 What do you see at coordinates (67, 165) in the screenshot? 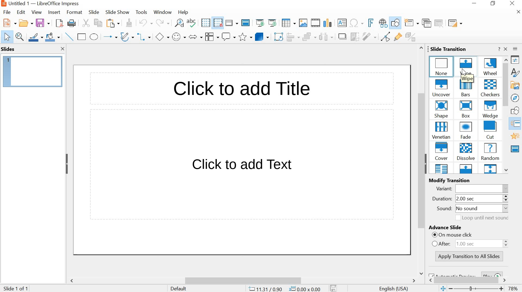
I see `HIDE` at bounding box center [67, 165].